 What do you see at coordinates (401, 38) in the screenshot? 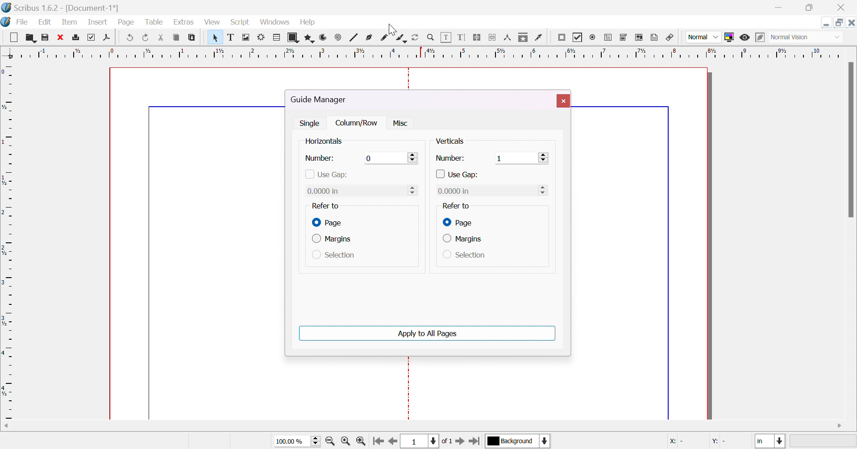
I see `calligraphic line` at bounding box center [401, 38].